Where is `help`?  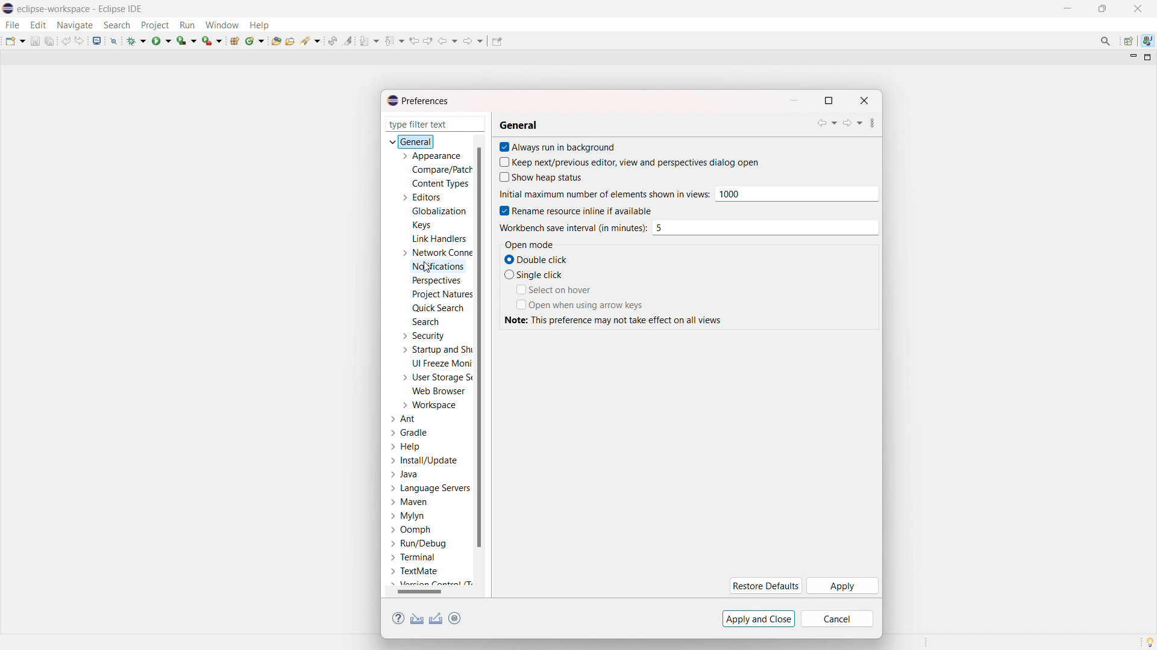 help is located at coordinates (398, 619).